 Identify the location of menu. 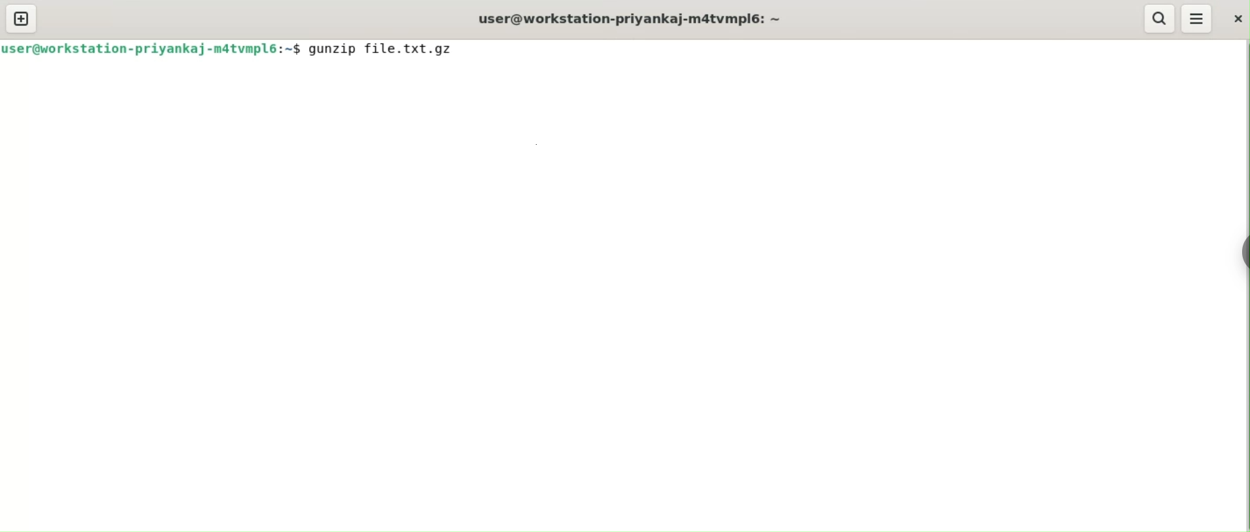
(1195, 18).